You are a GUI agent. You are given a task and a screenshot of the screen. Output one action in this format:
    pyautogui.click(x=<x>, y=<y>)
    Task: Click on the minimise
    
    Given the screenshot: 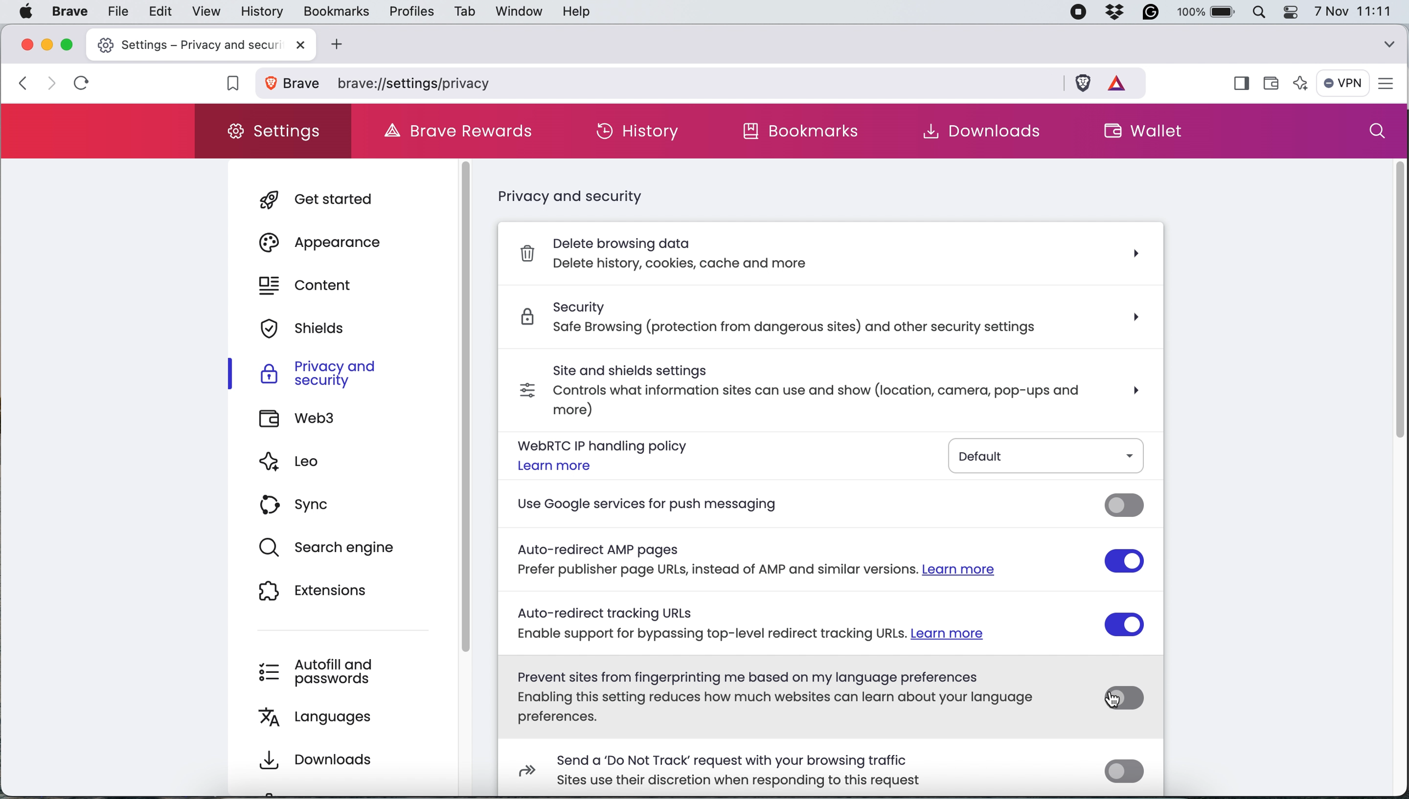 What is the action you would take?
    pyautogui.click(x=47, y=44)
    